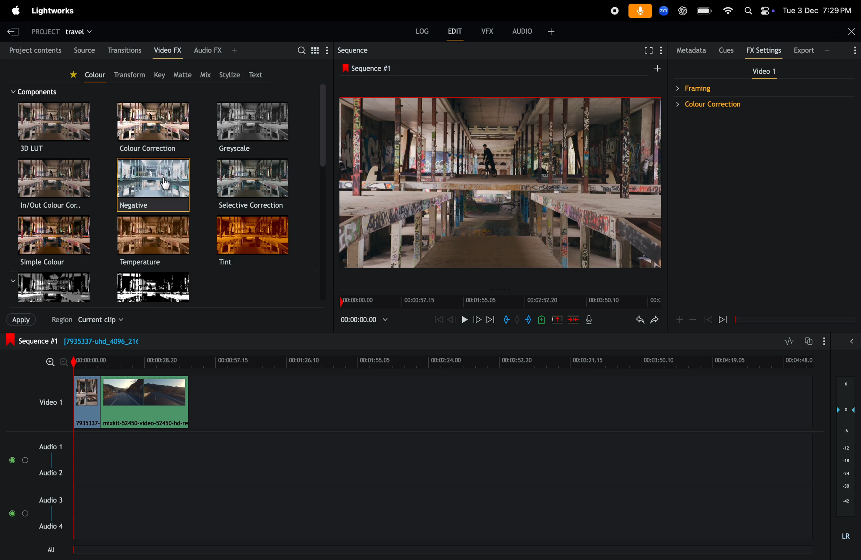  What do you see at coordinates (11, 10) in the screenshot?
I see `apple menu` at bounding box center [11, 10].